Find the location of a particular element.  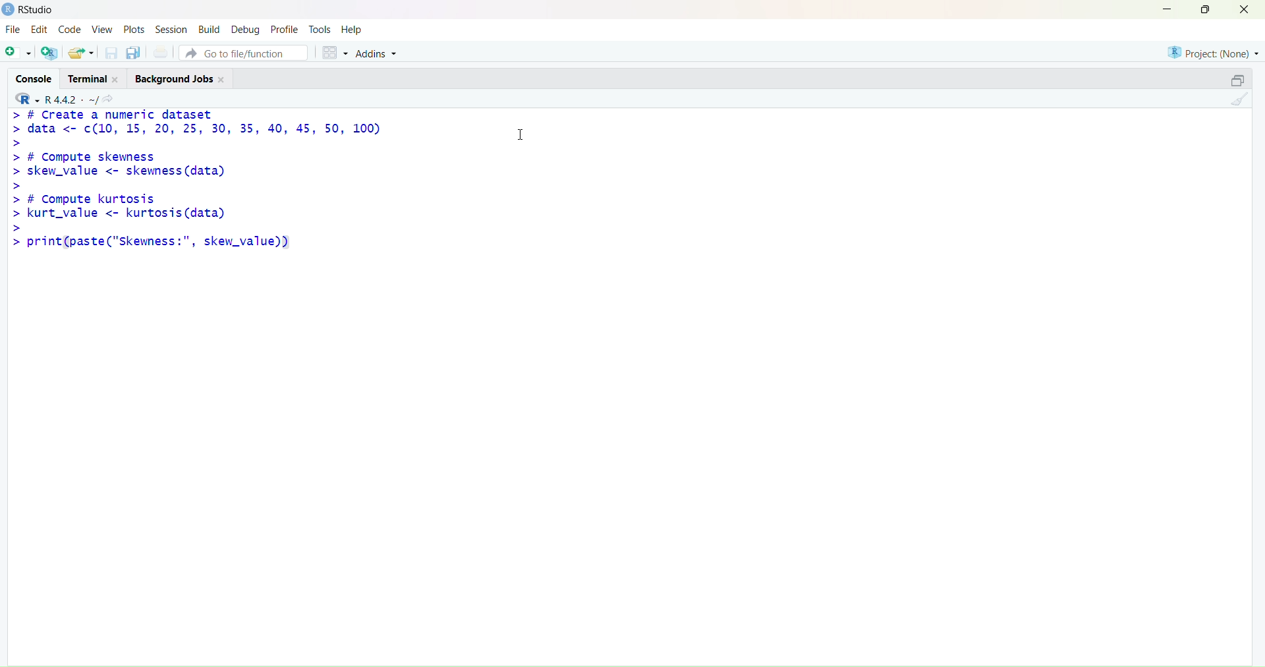

View the current working directory is located at coordinates (112, 98).